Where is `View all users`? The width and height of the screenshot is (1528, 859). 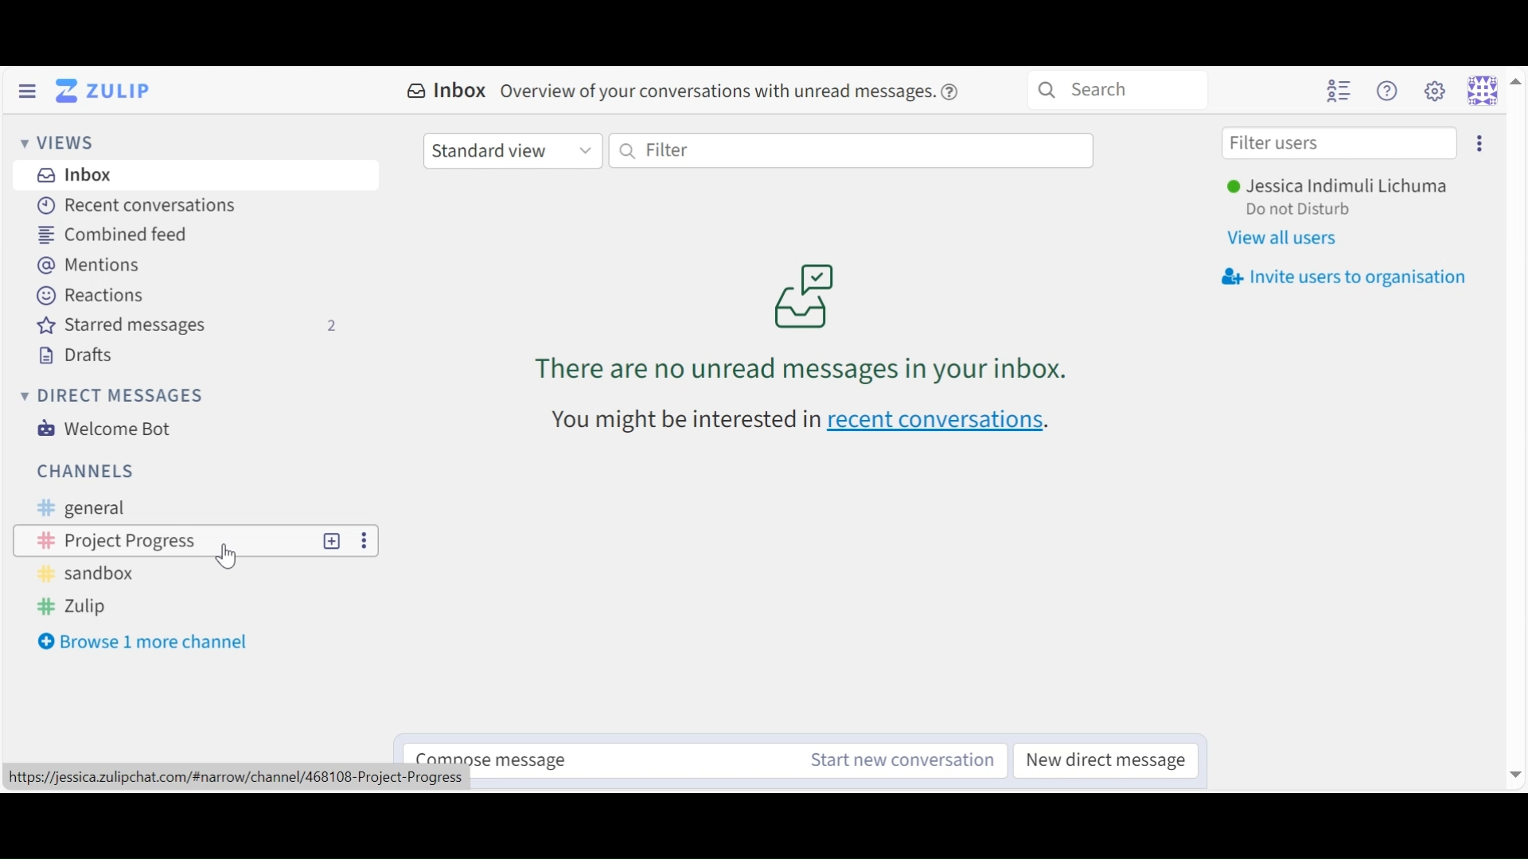 View all users is located at coordinates (1288, 240).